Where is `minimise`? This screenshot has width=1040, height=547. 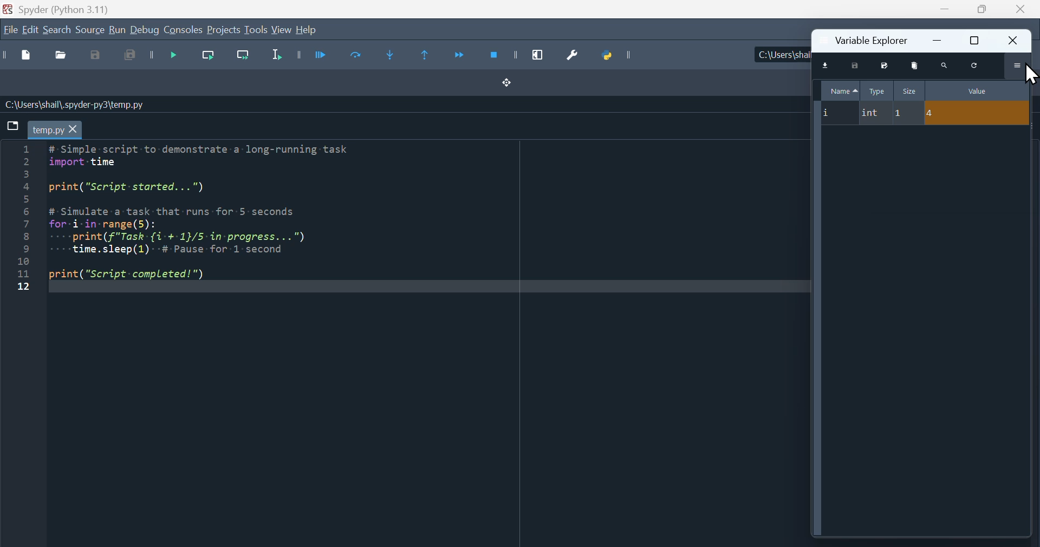
minimise is located at coordinates (944, 9).